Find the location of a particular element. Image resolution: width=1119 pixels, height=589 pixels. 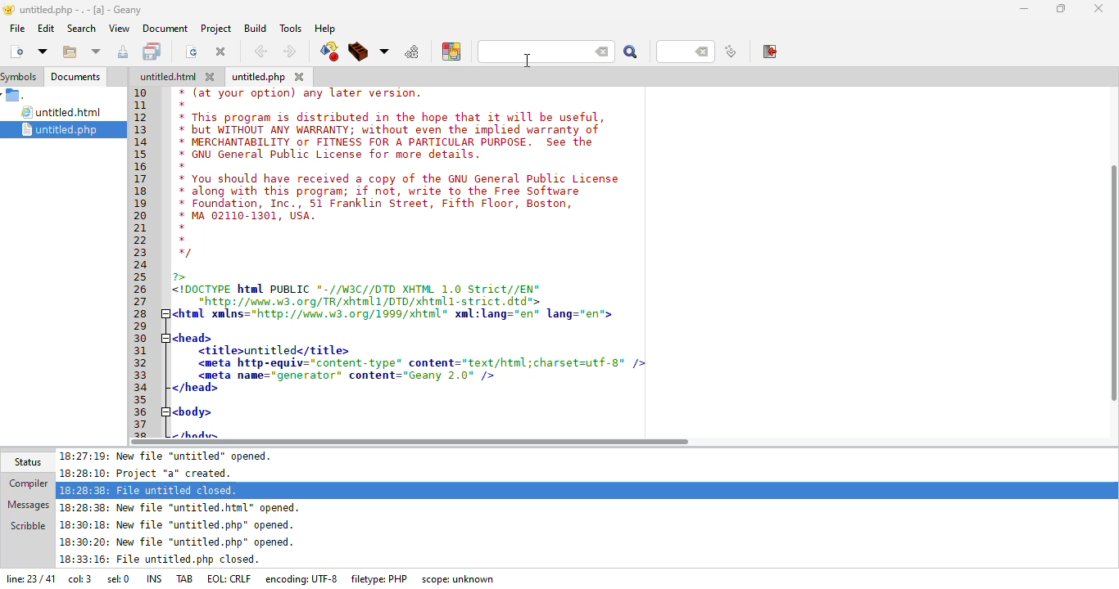

18:28:38: File untitled closed. is located at coordinates (150, 489).